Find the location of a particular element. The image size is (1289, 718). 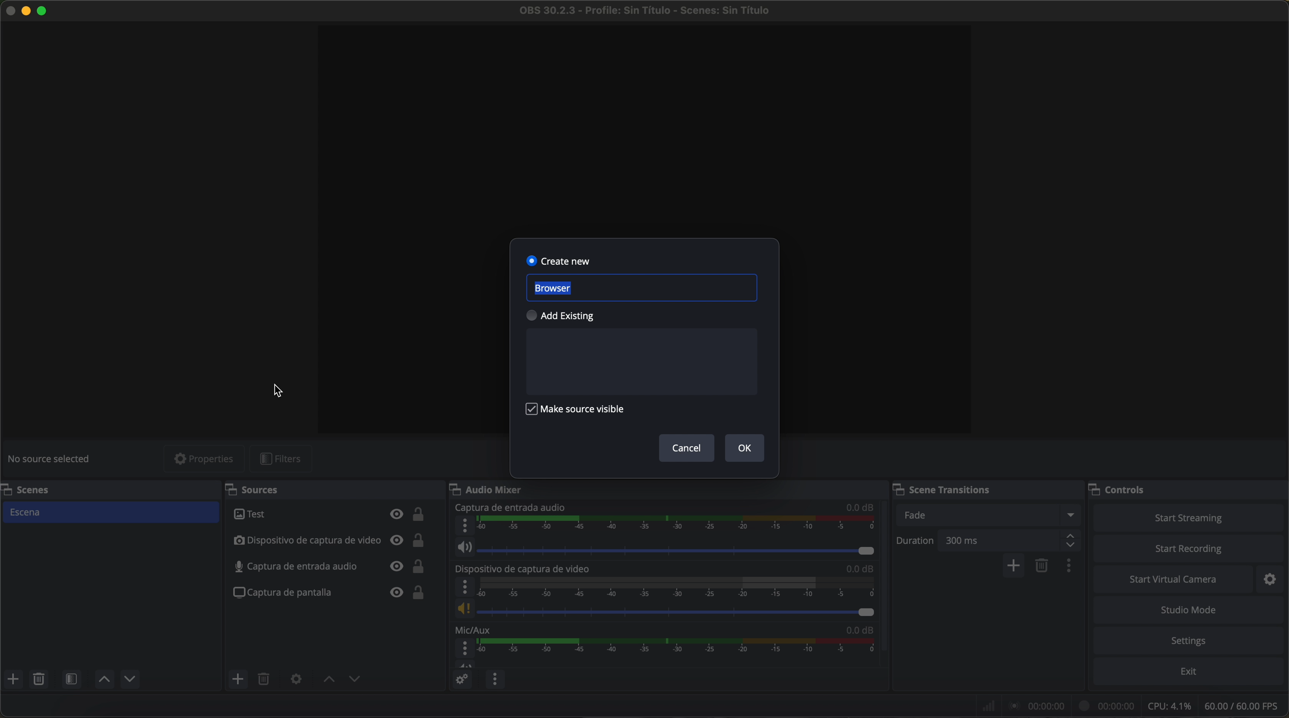

no source selected is located at coordinates (53, 458).